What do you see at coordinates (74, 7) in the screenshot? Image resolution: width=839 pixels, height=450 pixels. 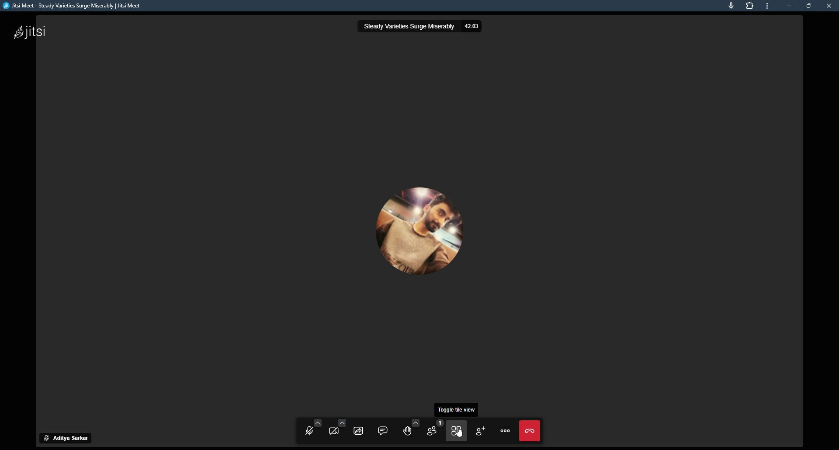 I see `jitsi meet` at bounding box center [74, 7].